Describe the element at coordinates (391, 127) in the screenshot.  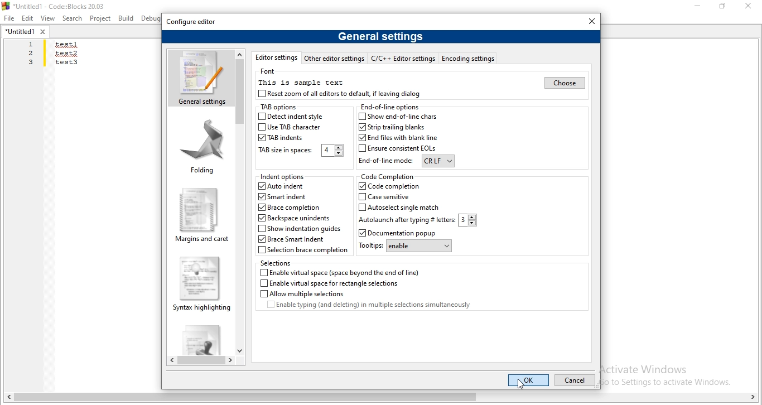
I see `Strip trailing blanks` at that location.